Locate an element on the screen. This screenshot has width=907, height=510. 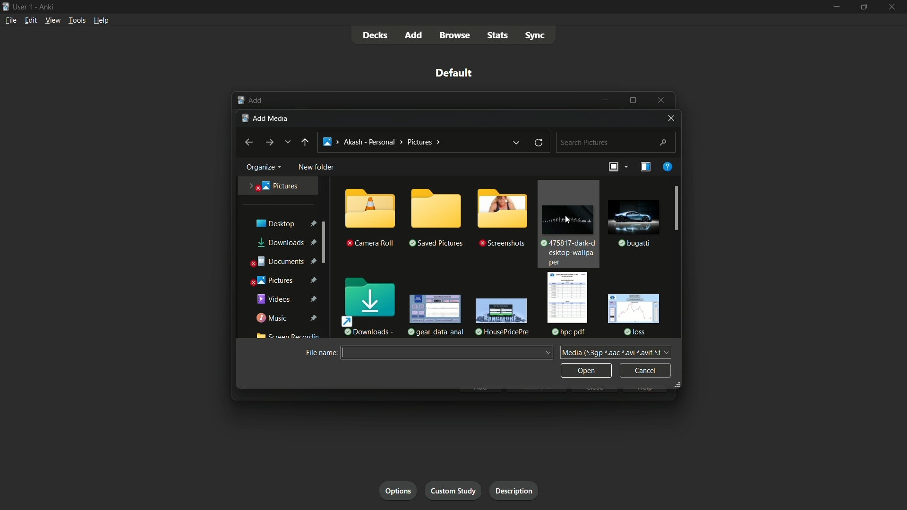
close app is located at coordinates (893, 7).